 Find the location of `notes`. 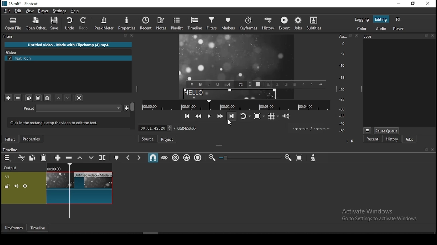

notes is located at coordinates (161, 24).